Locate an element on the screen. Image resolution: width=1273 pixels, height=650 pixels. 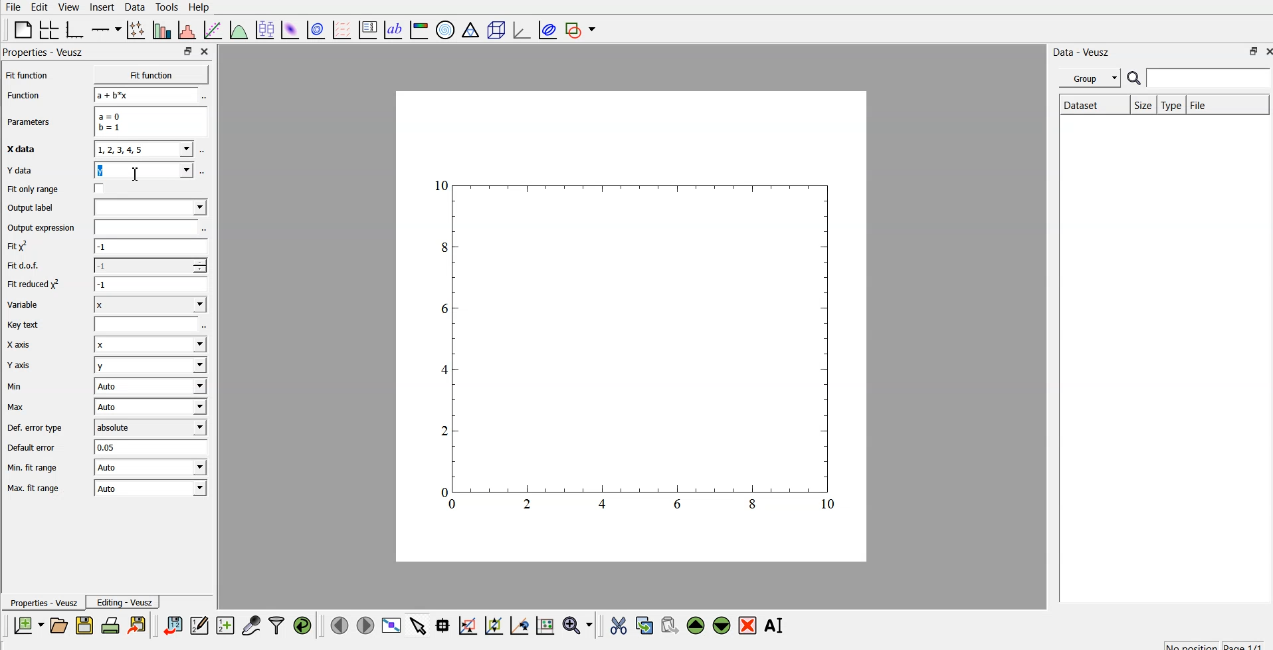
Fit function is located at coordinates (37, 76).